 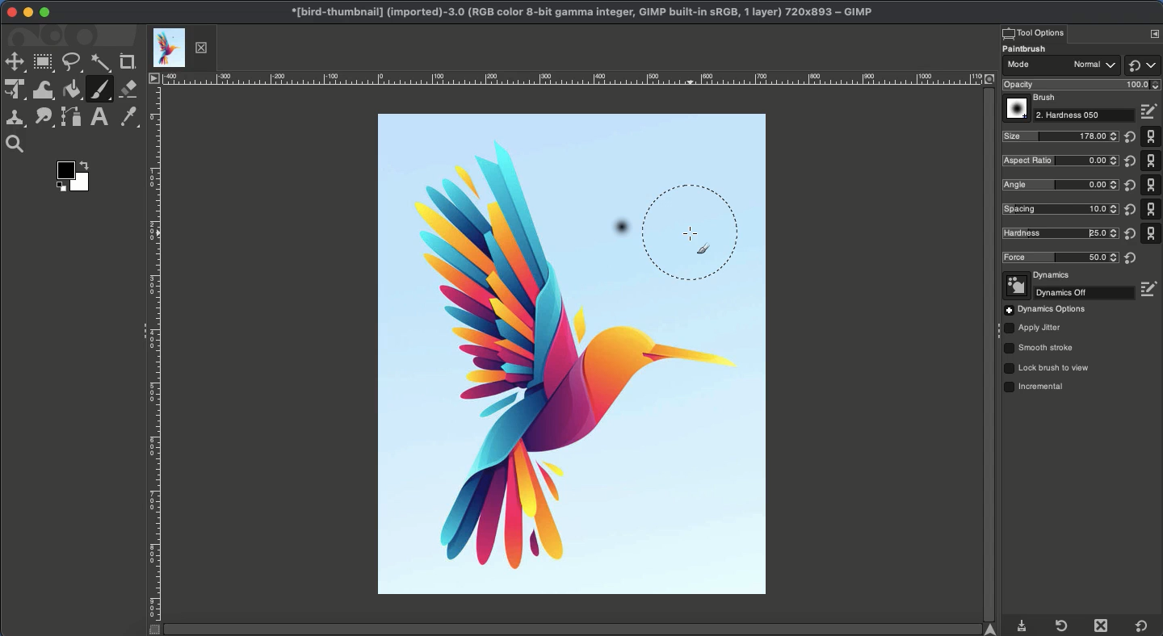 I want to click on Minimize, so click(x=27, y=12).